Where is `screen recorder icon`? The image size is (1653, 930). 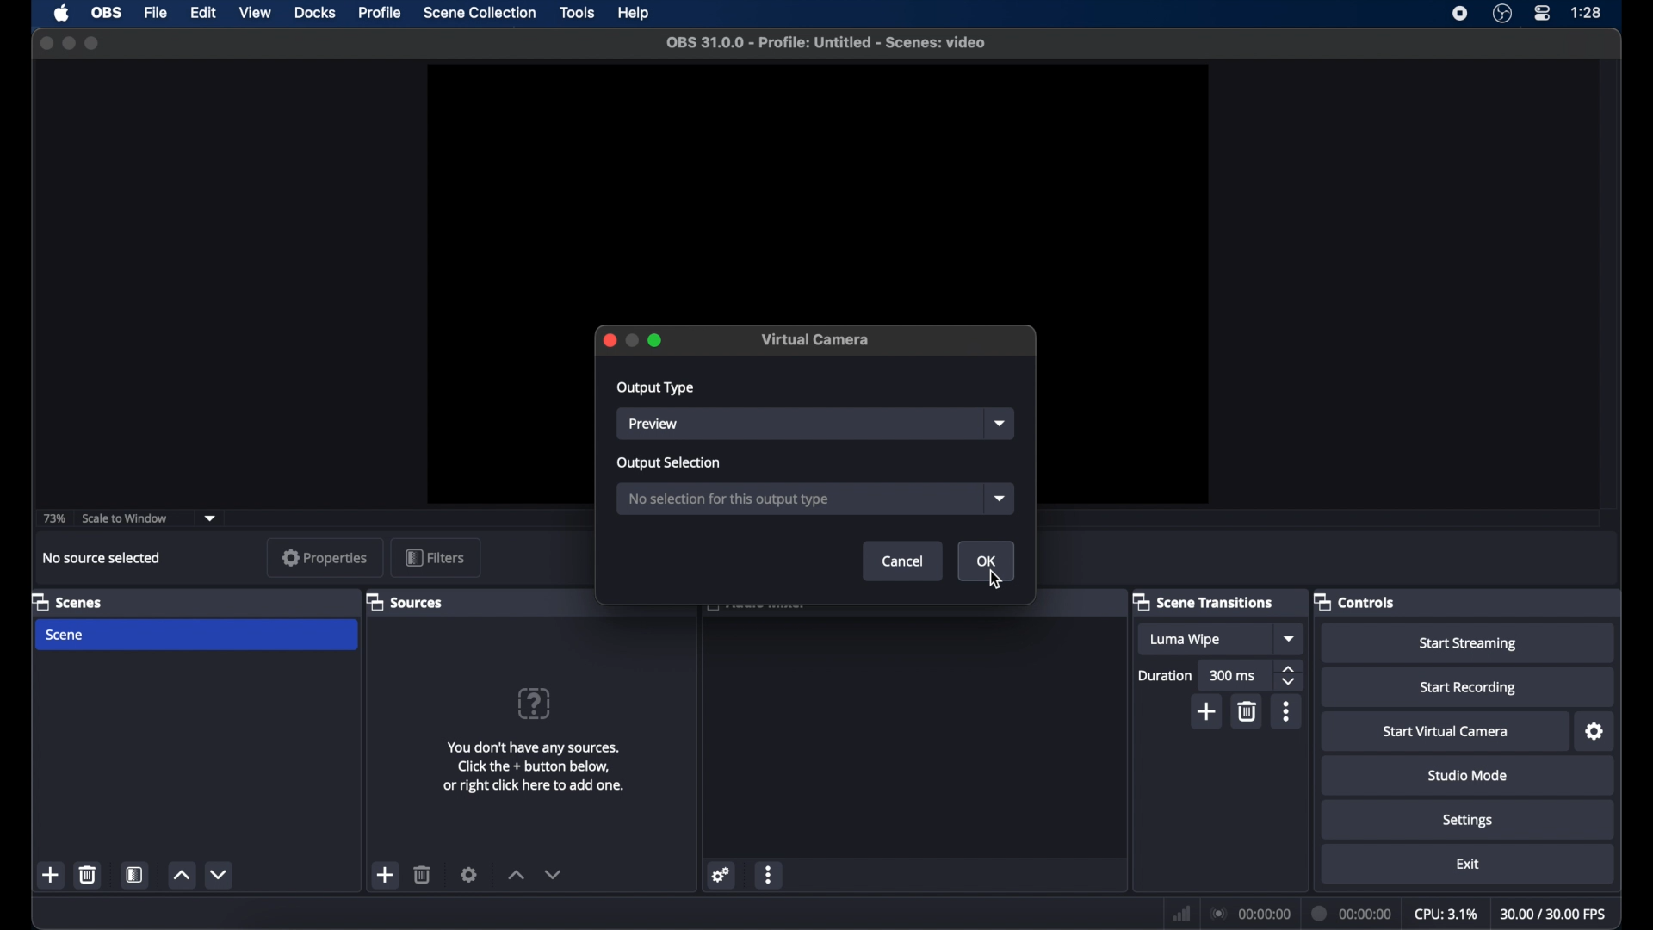
screen recorder icon is located at coordinates (1461, 14).